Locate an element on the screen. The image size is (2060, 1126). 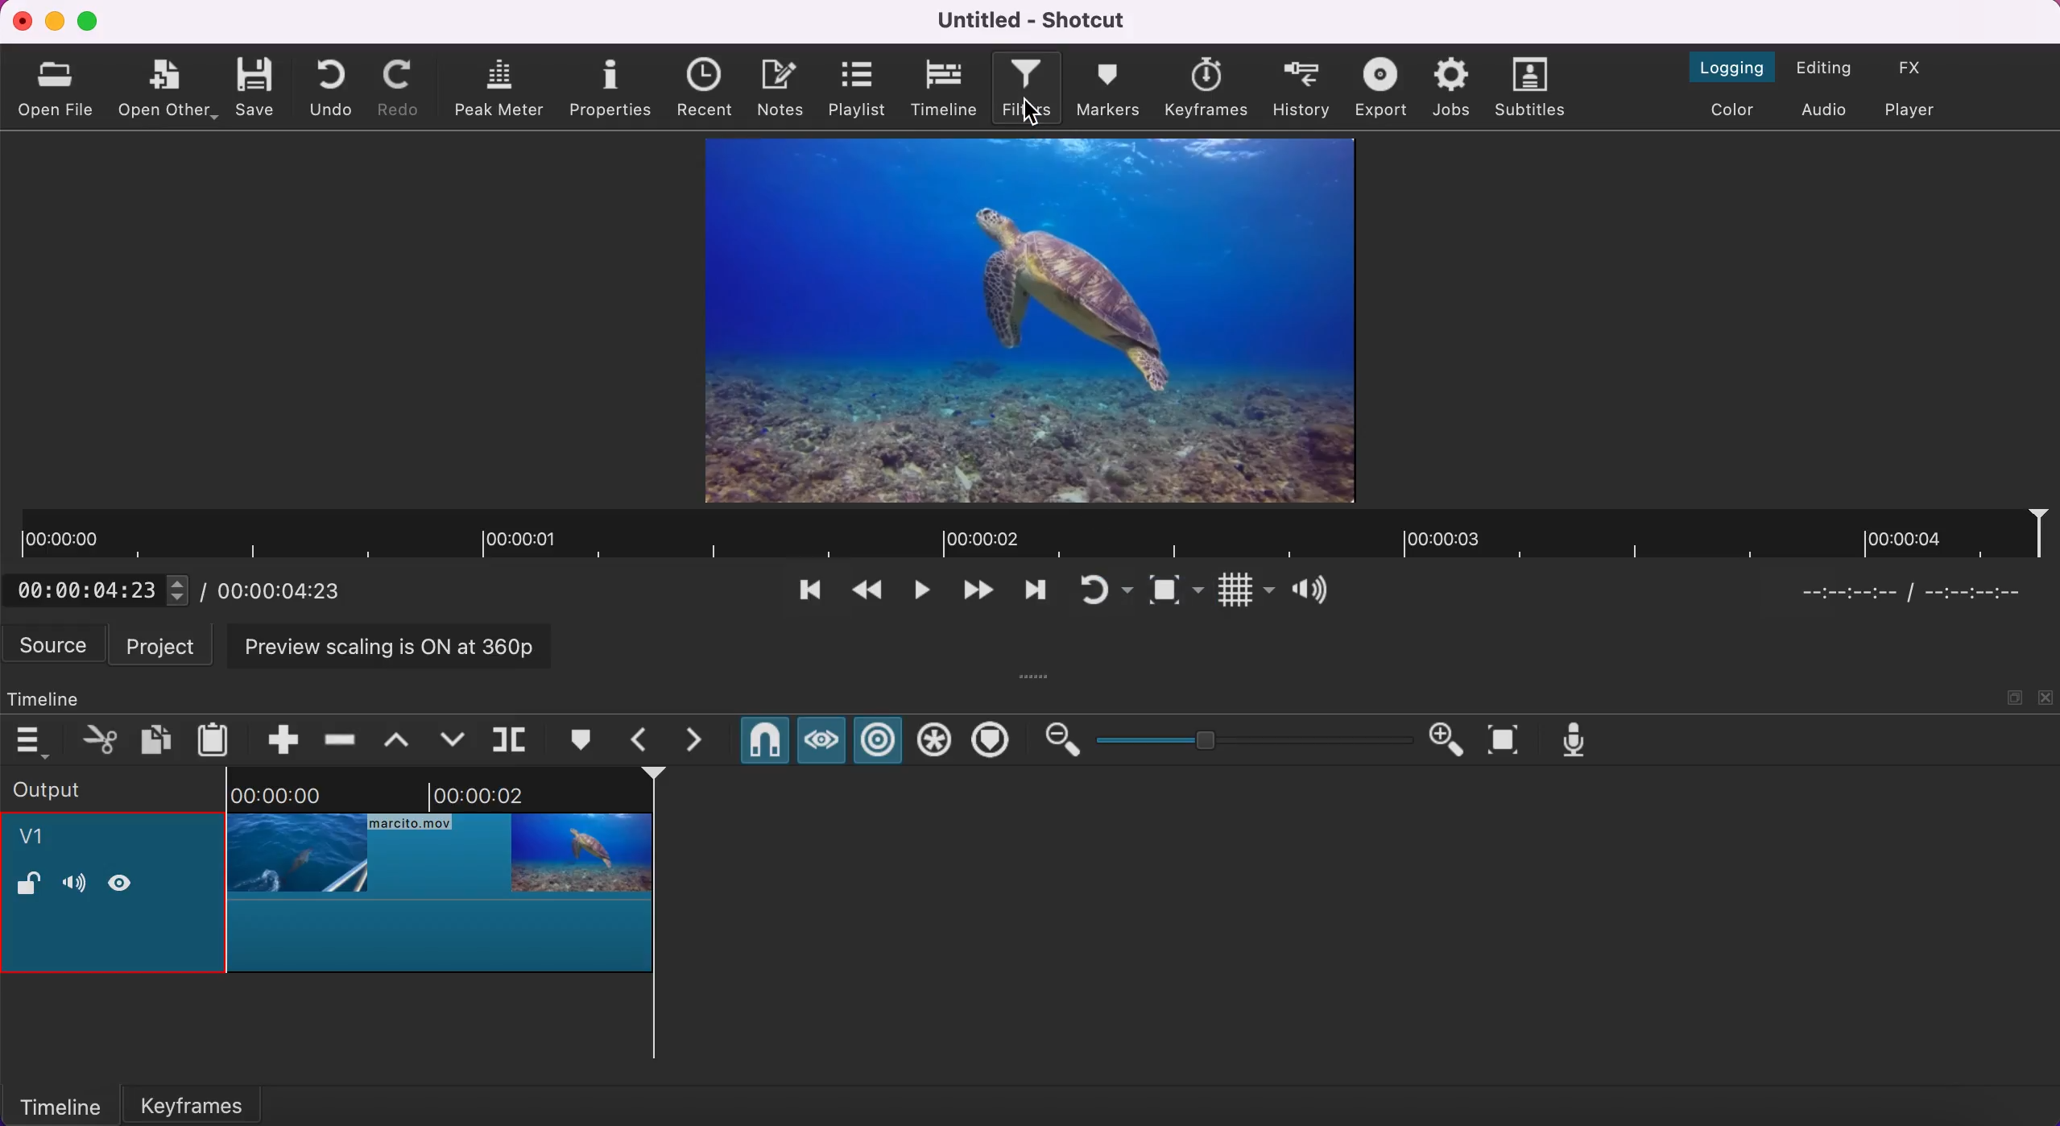
keyframes is located at coordinates (213, 1100).